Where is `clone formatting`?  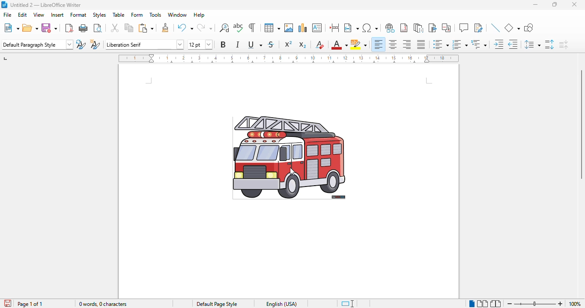 clone formatting is located at coordinates (165, 27).